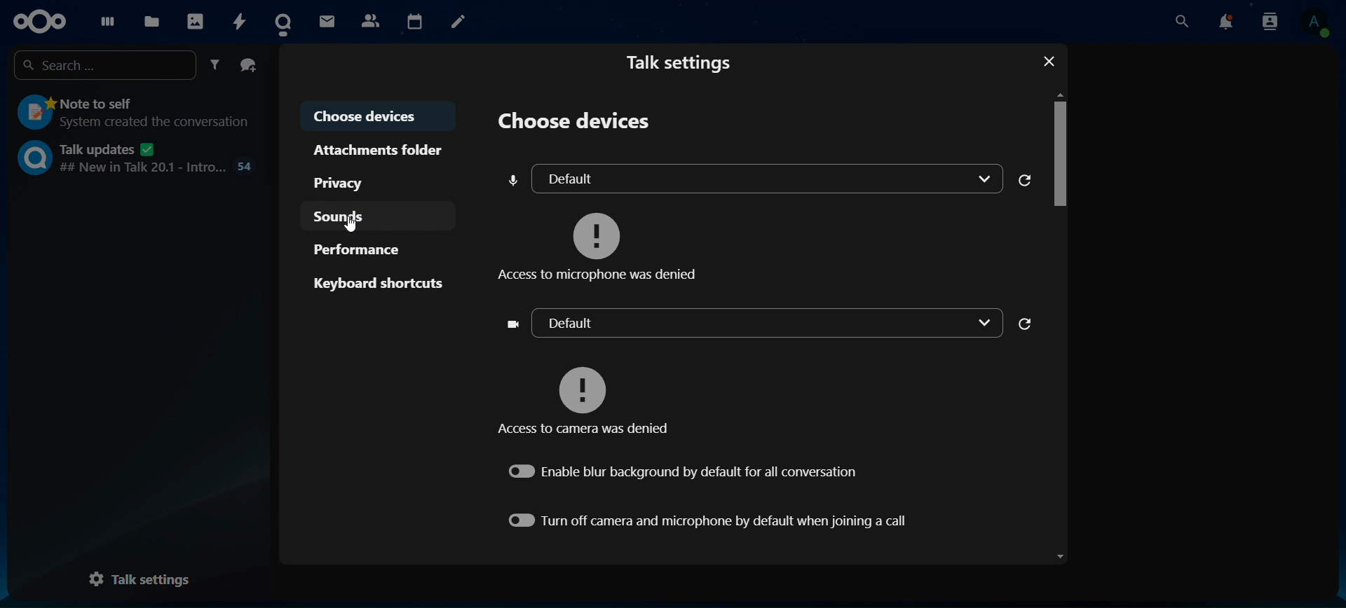 The image size is (1346, 608). What do you see at coordinates (458, 22) in the screenshot?
I see `notes` at bounding box center [458, 22].